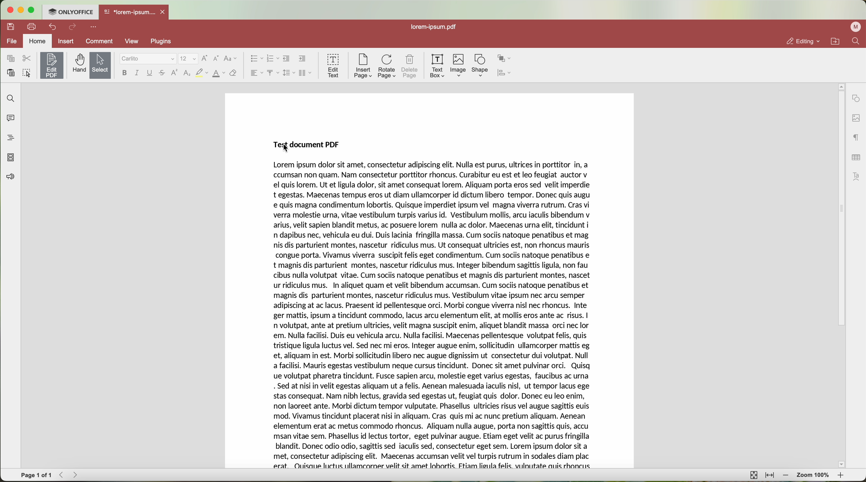 This screenshot has height=482, width=866. What do you see at coordinates (97, 42) in the screenshot?
I see `comment` at bounding box center [97, 42].